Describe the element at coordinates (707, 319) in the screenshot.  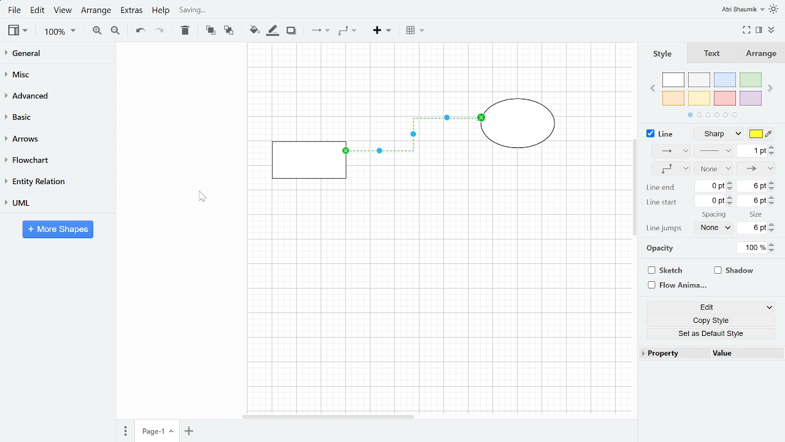
I see `Copy style` at that location.